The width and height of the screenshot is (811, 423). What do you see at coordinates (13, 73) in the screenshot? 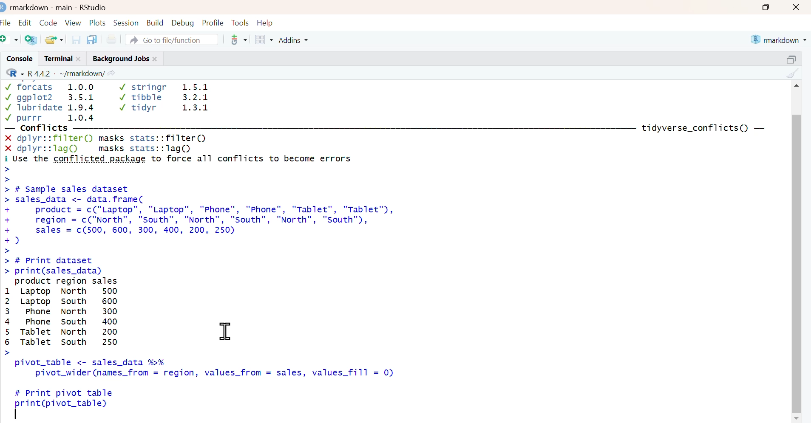
I see `R` at bounding box center [13, 73].